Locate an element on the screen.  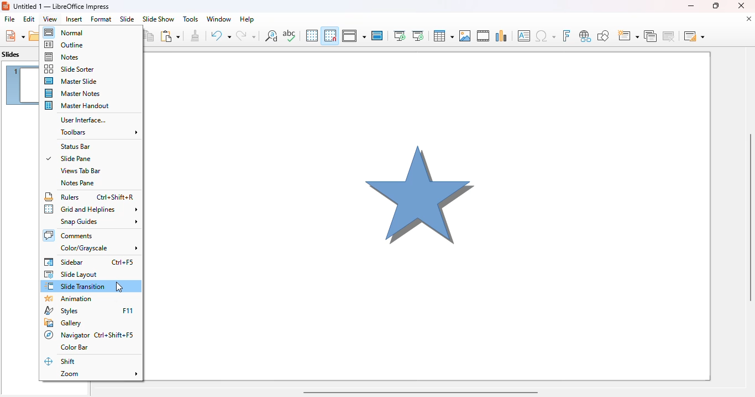
views tab bar is located at coordinates (80, 170).